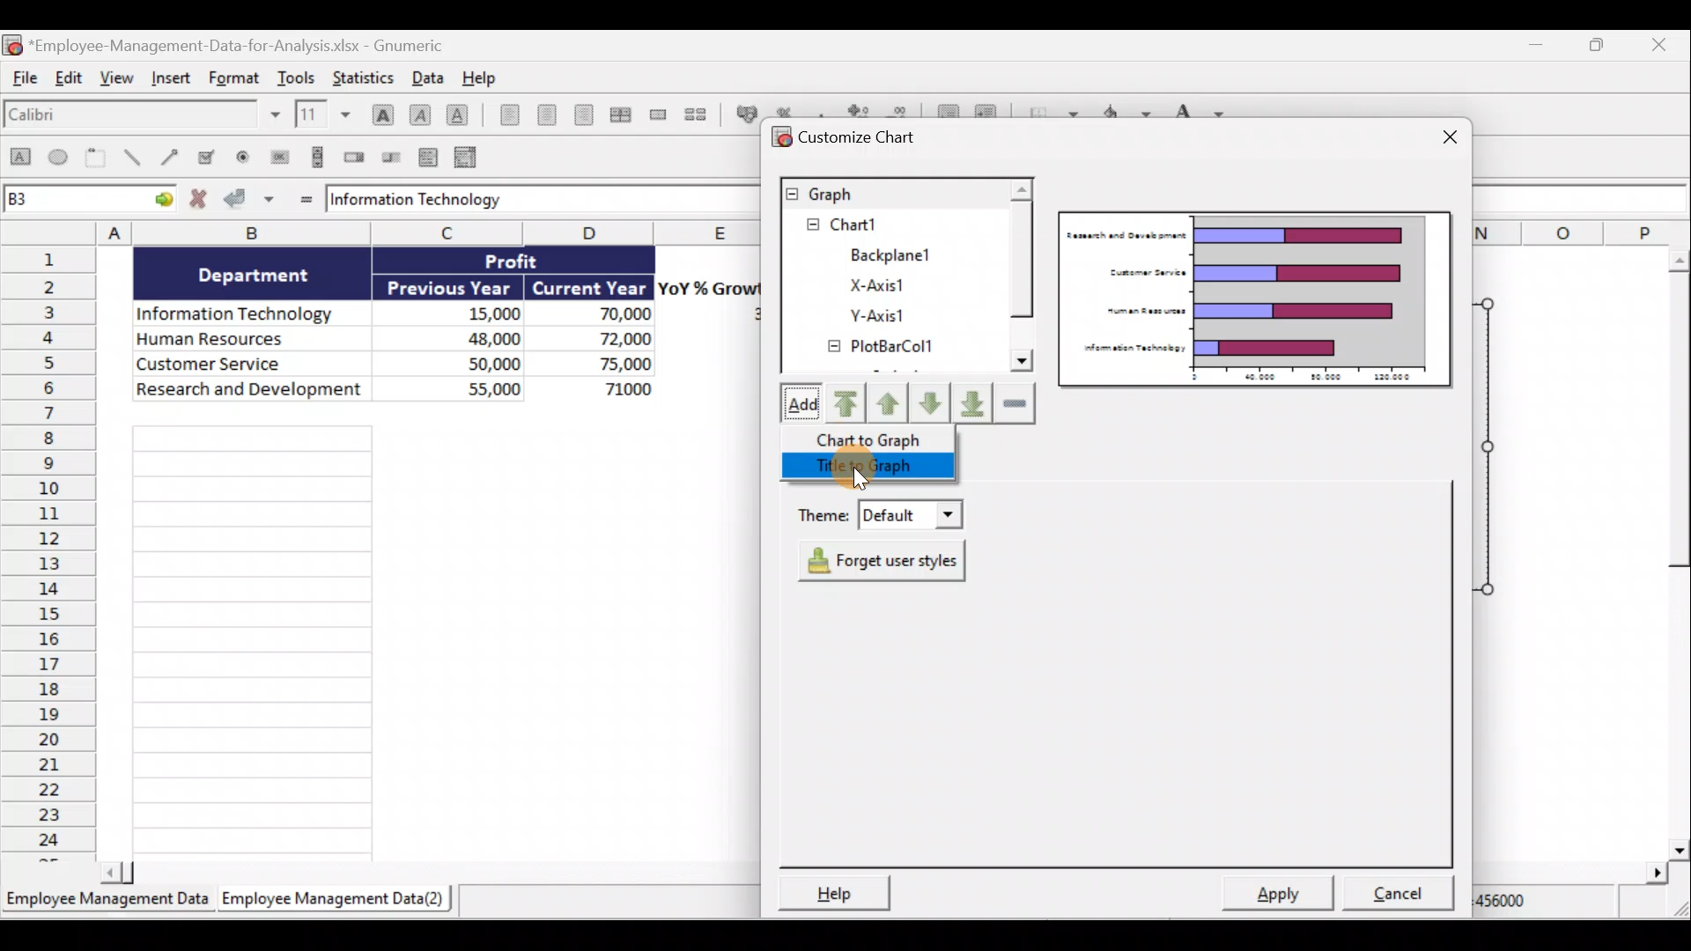 The width and height of the screenshot is (1691, 951). What do you see at coordinates (884, 252) in the screenshot?
I see `Backplane 1` at bounding box center [884, 252].